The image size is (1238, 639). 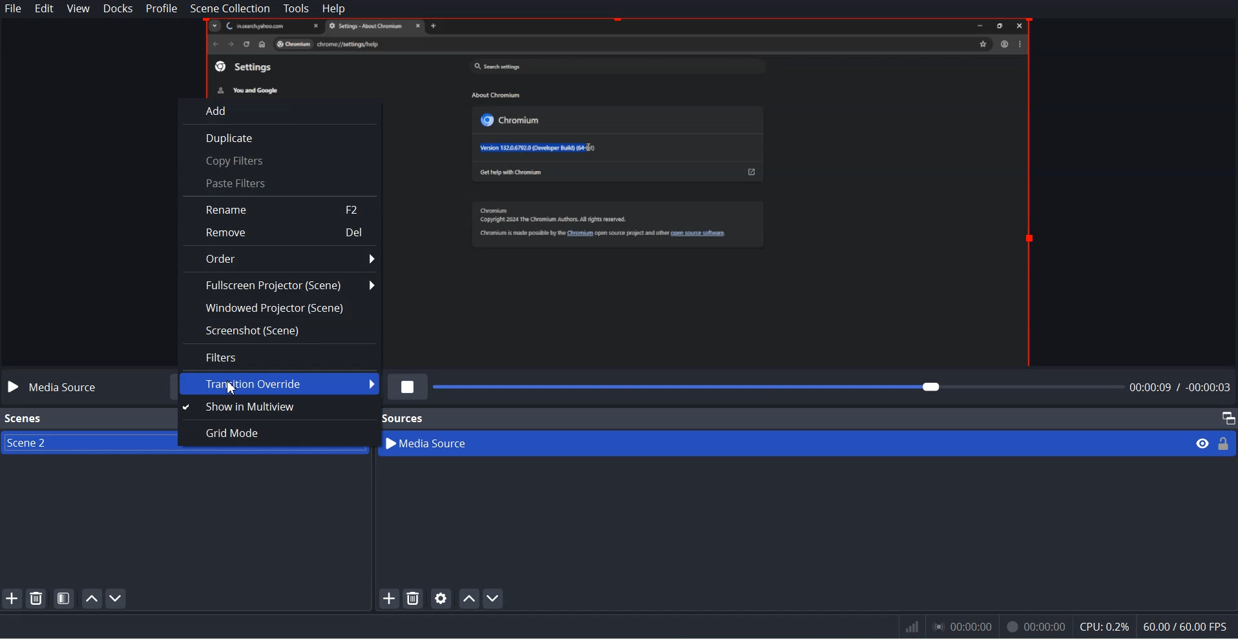 What do you see at coordinates (1228, 418) in the screenshot?
I see `Maximize` at bounding box center [1228, 418].